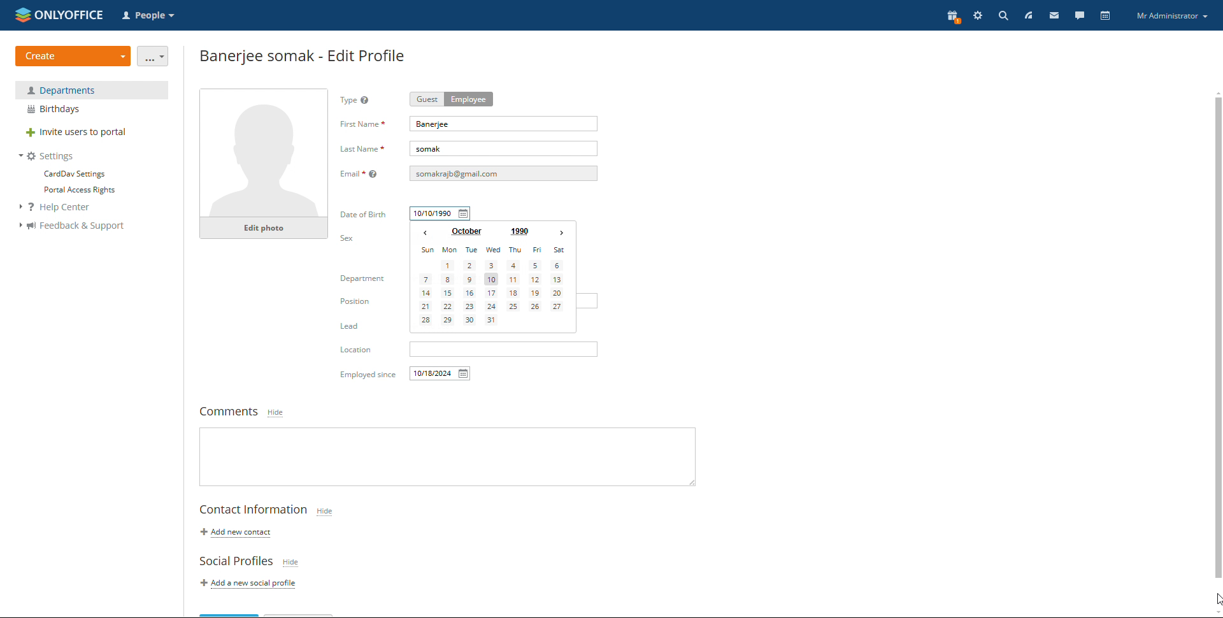  I want to click on last name, so click(504, 148).